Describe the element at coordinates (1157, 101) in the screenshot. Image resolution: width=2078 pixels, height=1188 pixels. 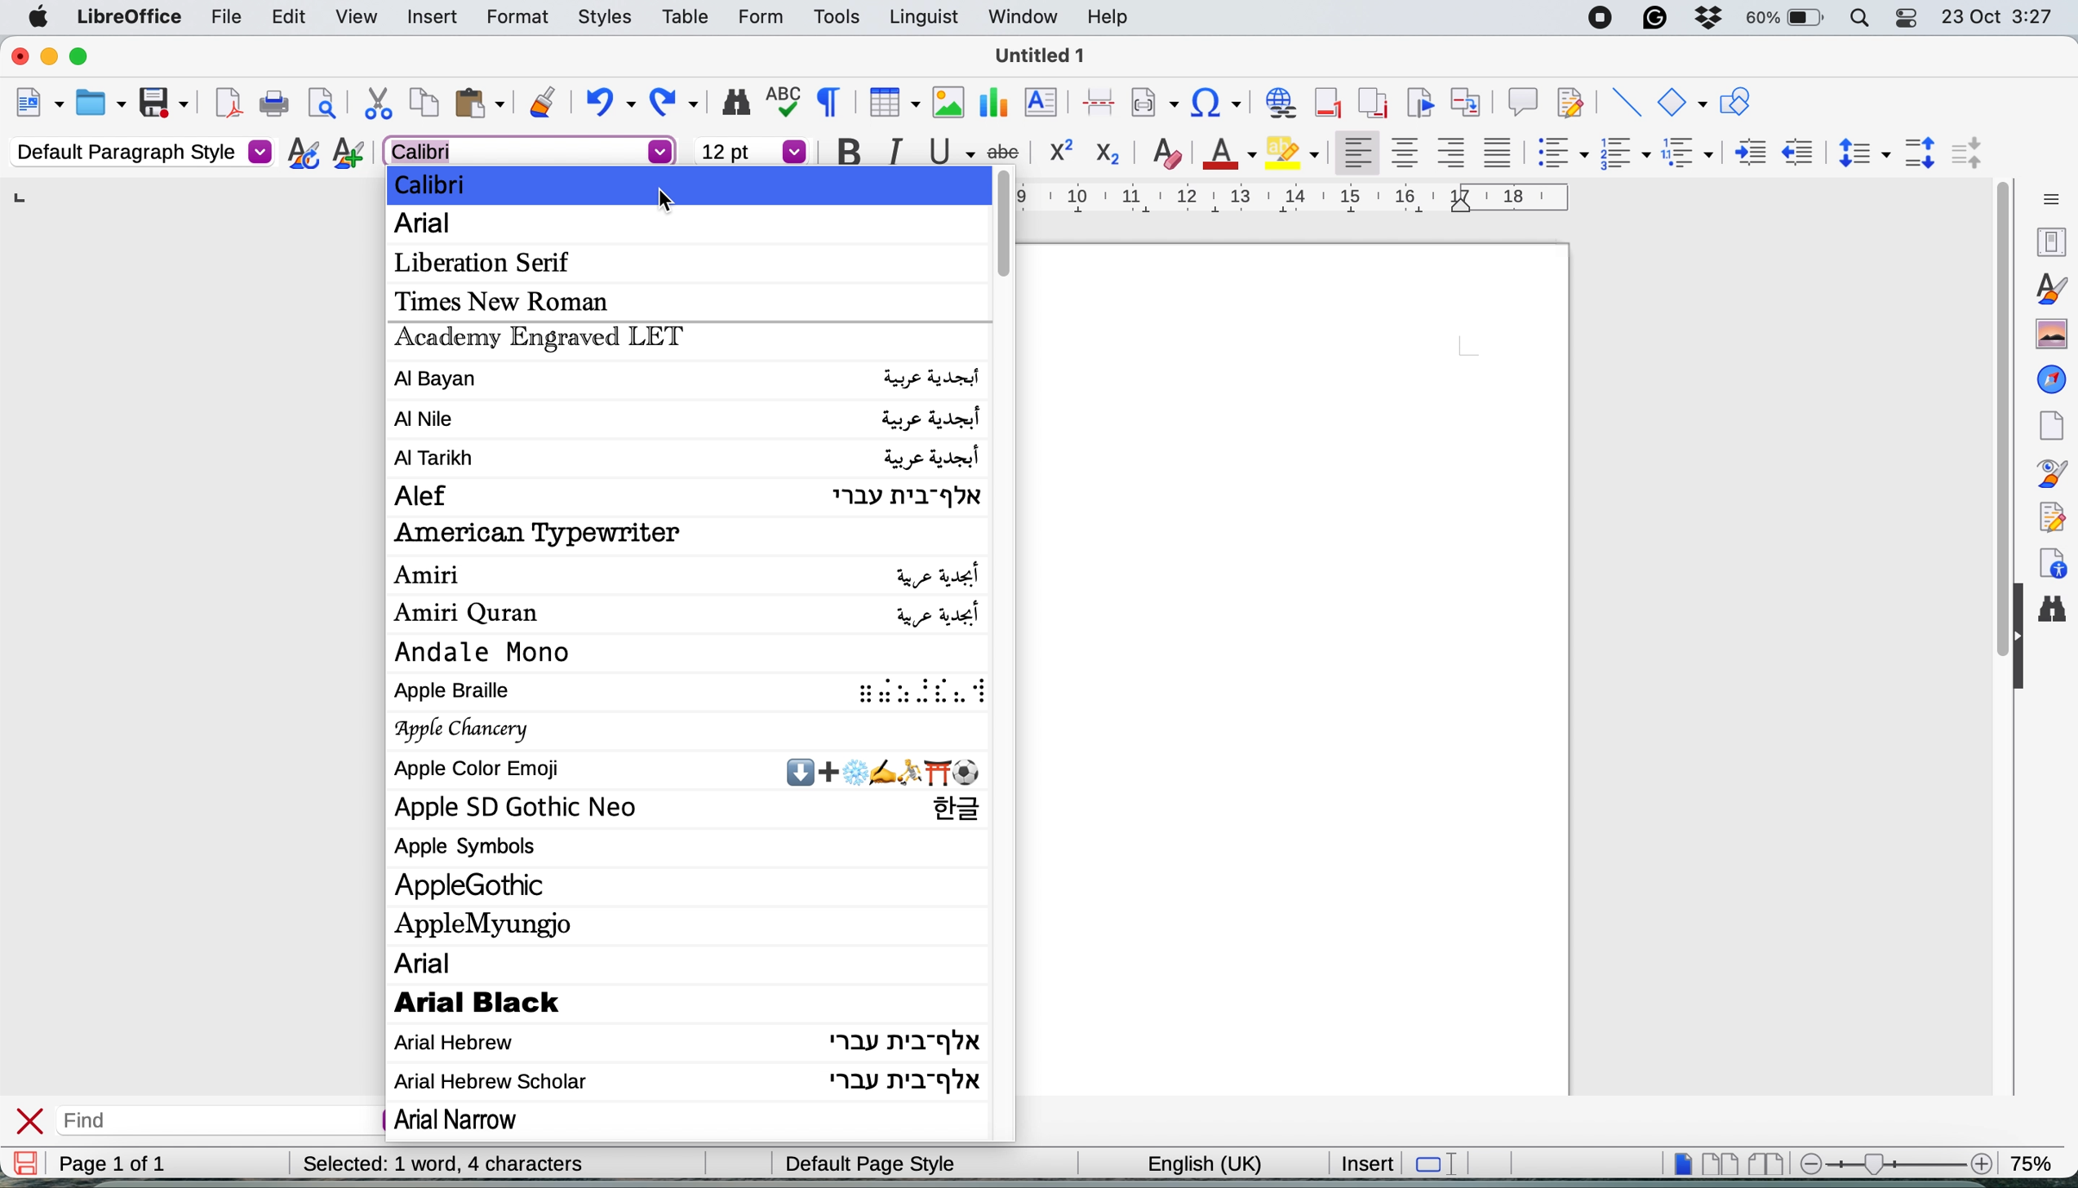
I see `insert field` at that location.